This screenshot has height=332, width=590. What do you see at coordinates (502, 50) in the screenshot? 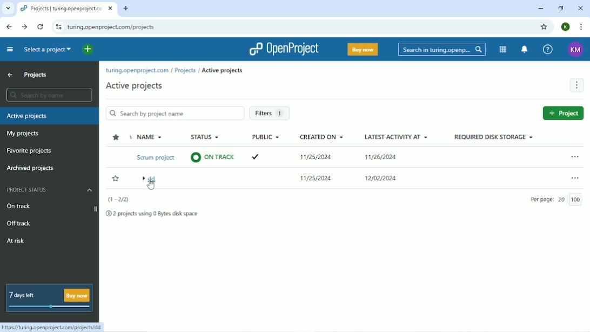
I see `Modules` at bounding box center [502, 50].